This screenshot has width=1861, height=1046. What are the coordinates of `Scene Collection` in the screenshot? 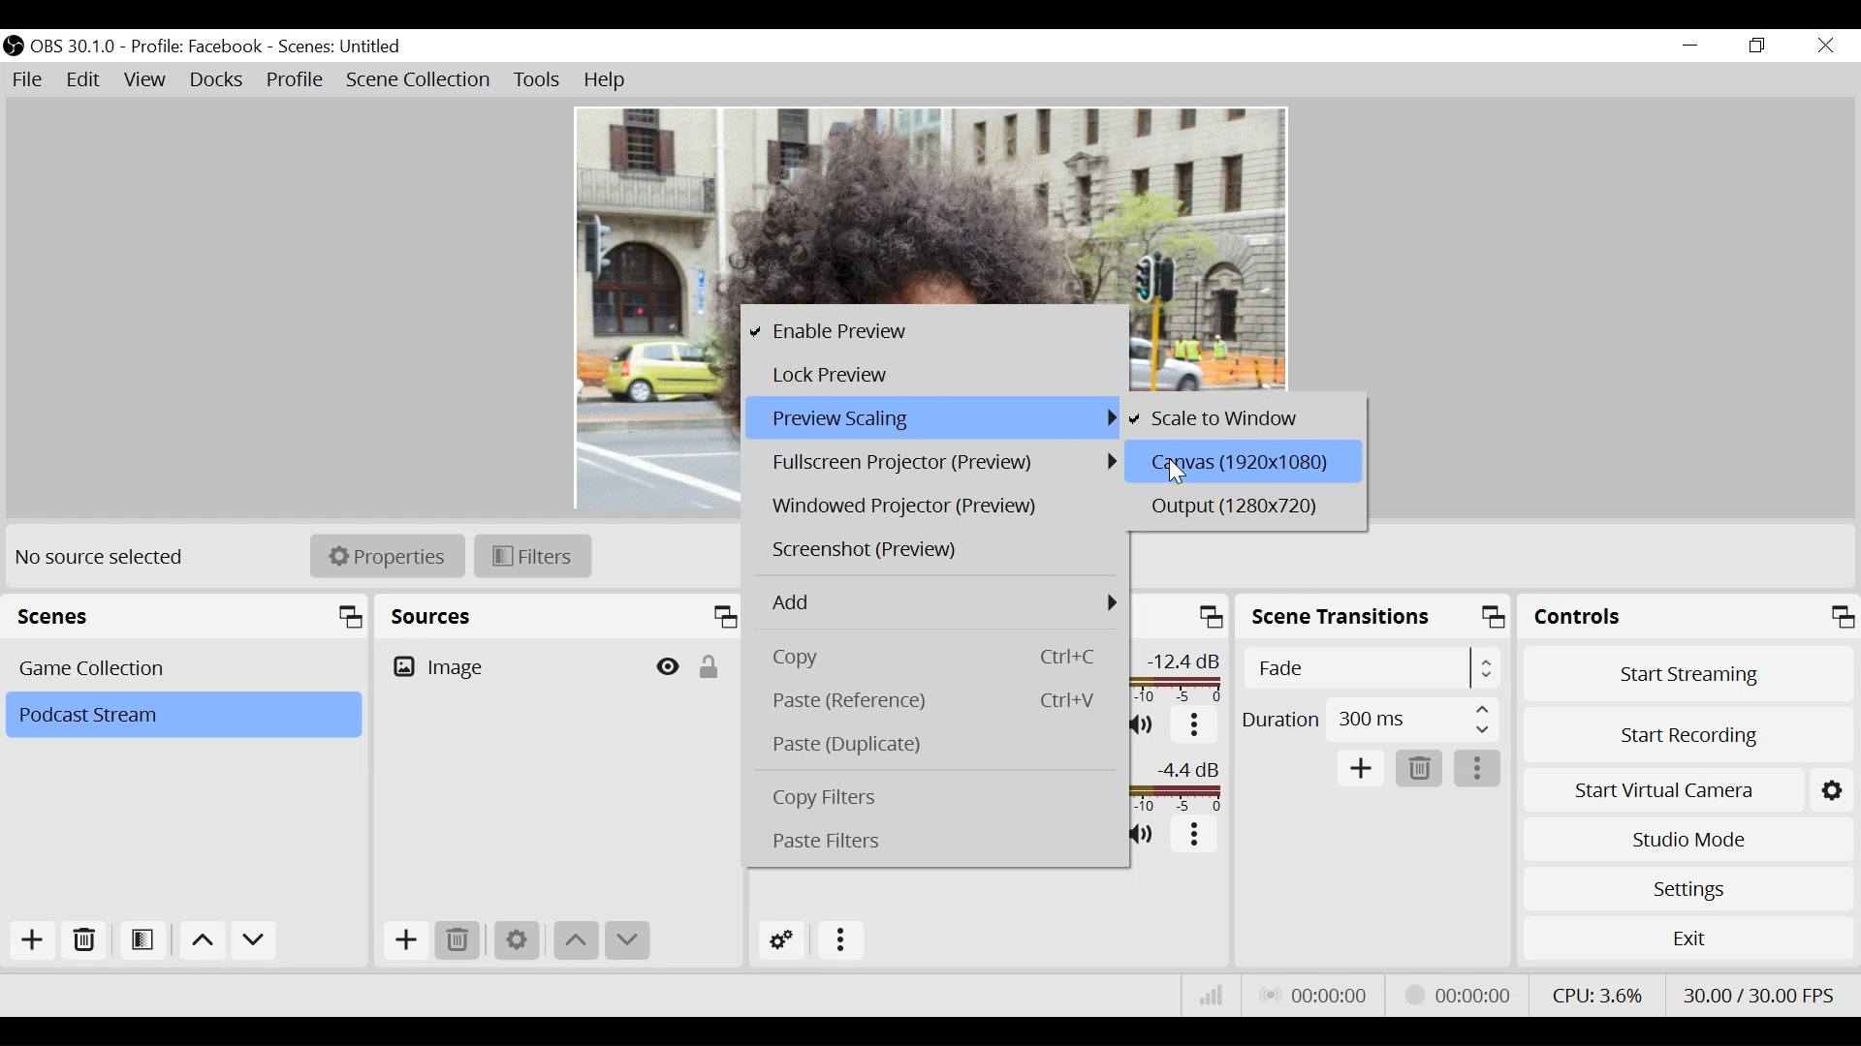 It's located at (422, 82).